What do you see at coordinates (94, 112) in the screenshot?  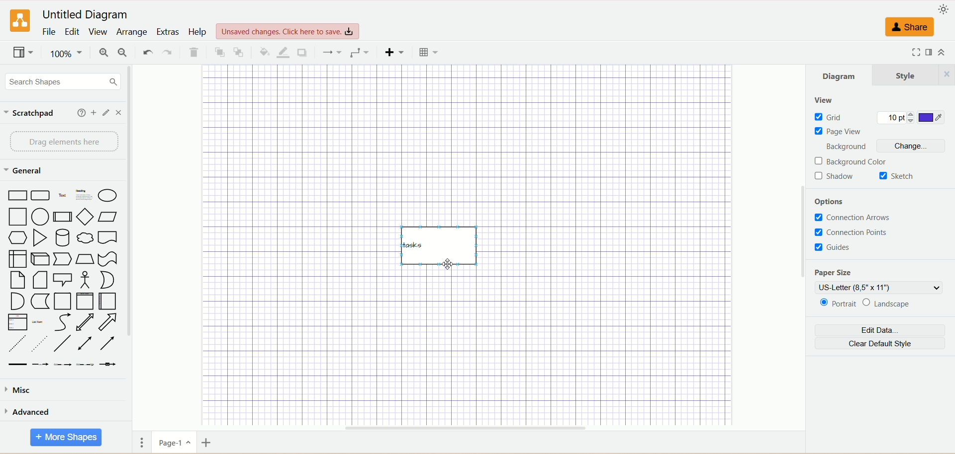 I see `add` at bounding box center [94, 112].